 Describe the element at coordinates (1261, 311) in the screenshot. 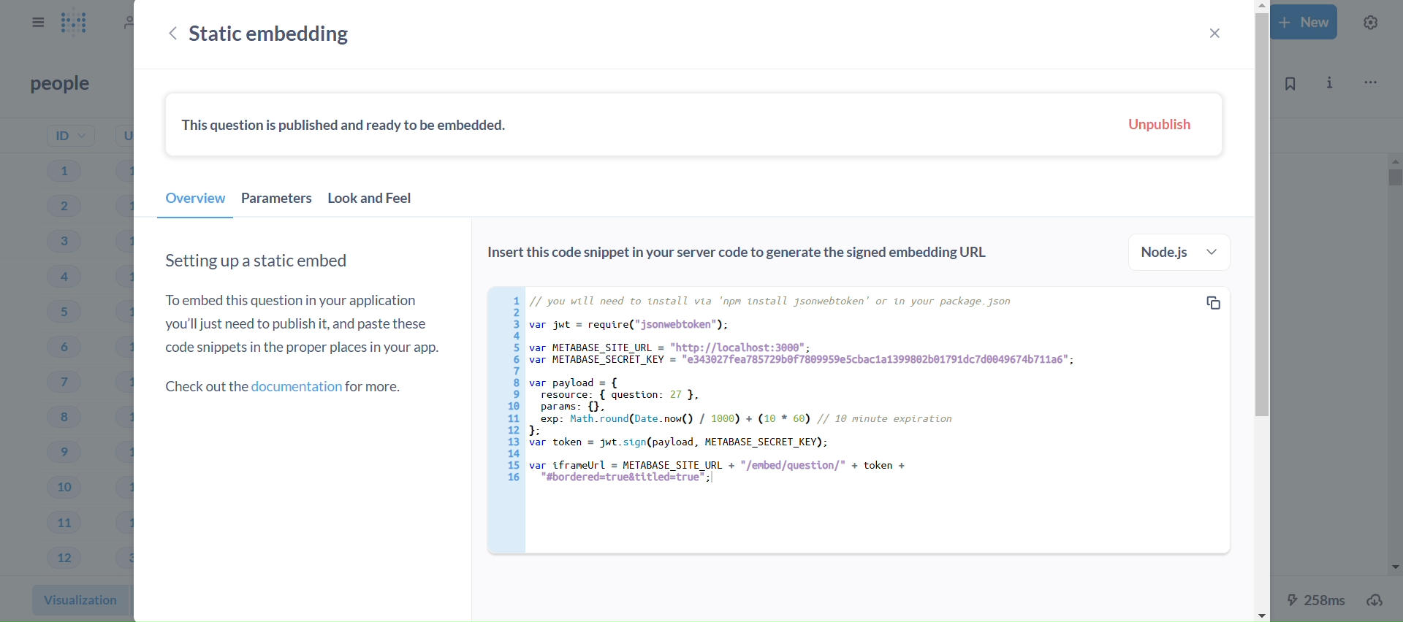

I see `vertical scroll bar` at that location.